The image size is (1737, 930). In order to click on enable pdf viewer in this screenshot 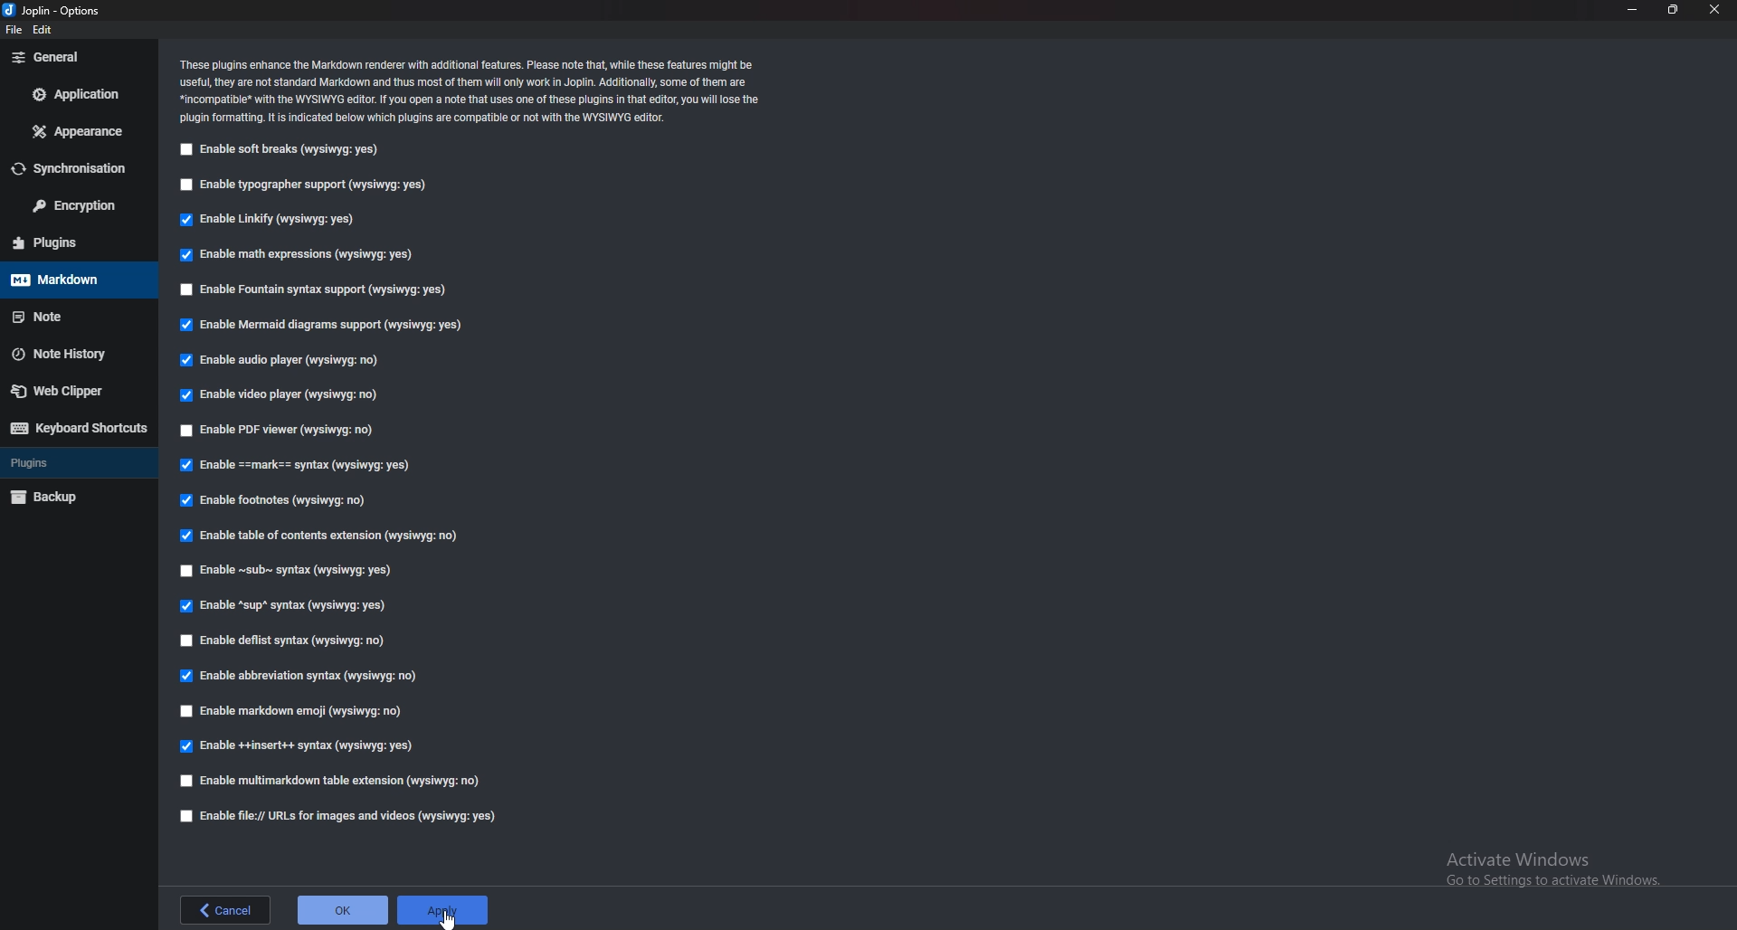, I will do `click(284, 429)`.